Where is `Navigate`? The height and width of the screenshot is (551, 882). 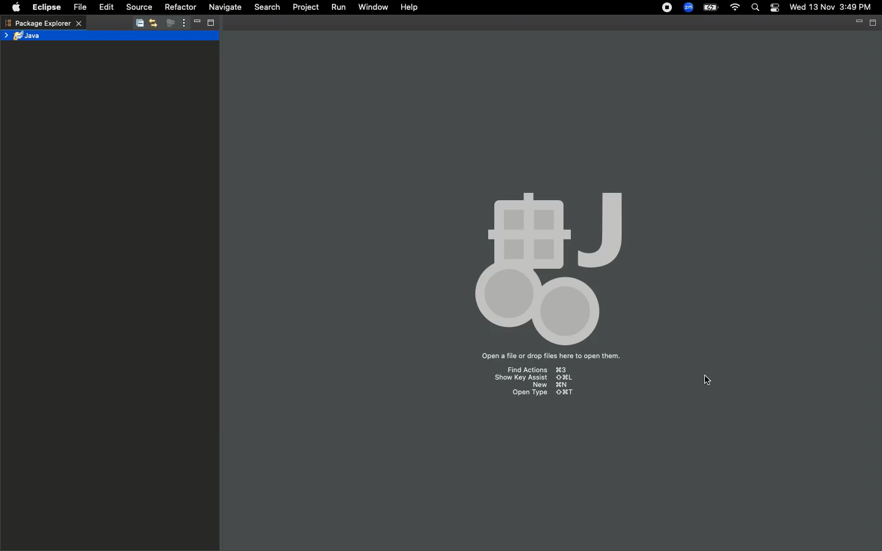 Navigate is located at coordinates (225, 9).